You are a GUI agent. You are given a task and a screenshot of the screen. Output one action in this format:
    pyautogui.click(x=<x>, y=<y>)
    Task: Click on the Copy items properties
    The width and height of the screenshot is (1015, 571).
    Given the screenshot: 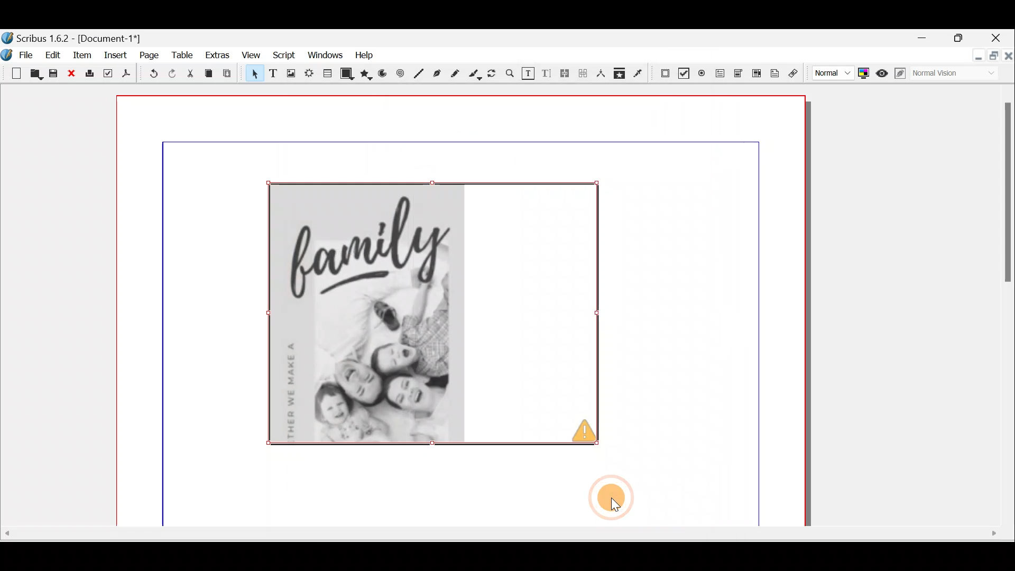 What is the action you would take?
    pyautogui.click(x=620, y=73)
    